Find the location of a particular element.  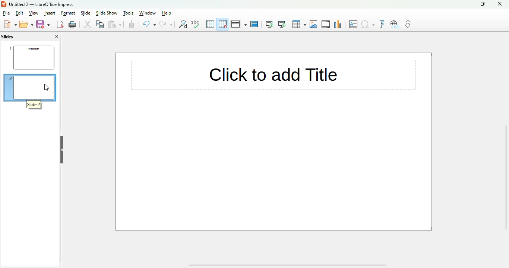

print is located at coordinates (73, 25).